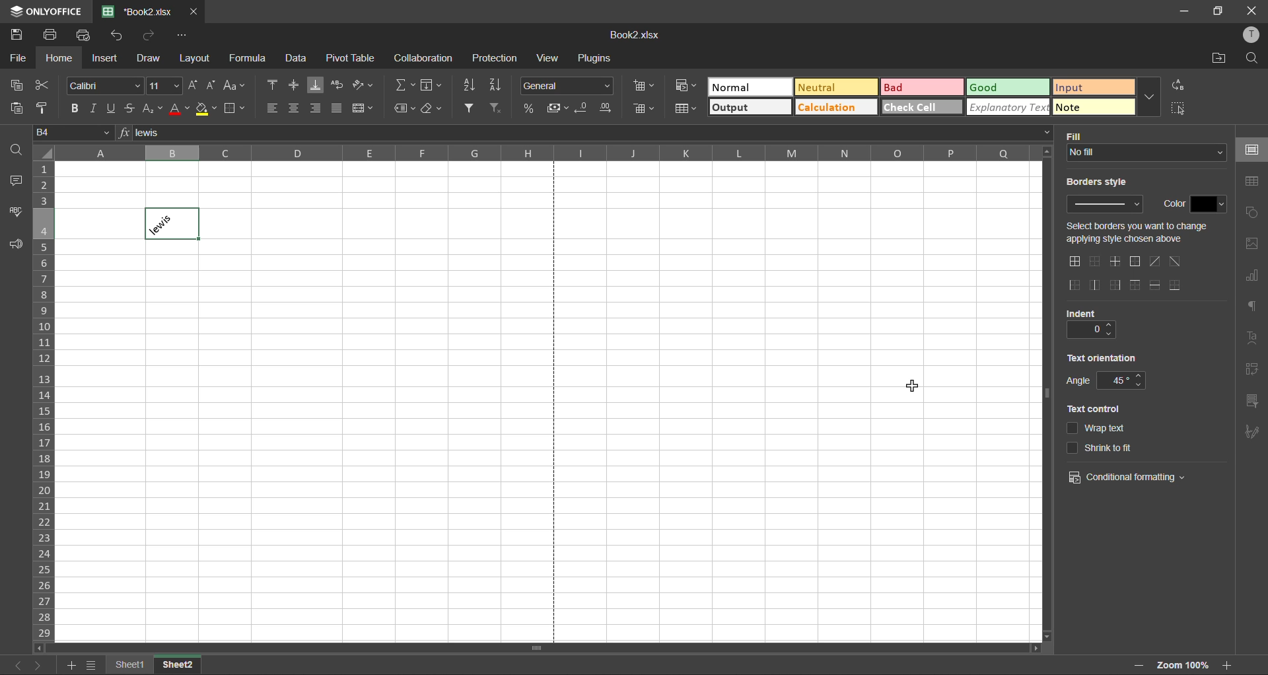 The image size is (1268, 675). Describe the element at coordinates (641, 34) in the screenshot. I see `filename` at that location.